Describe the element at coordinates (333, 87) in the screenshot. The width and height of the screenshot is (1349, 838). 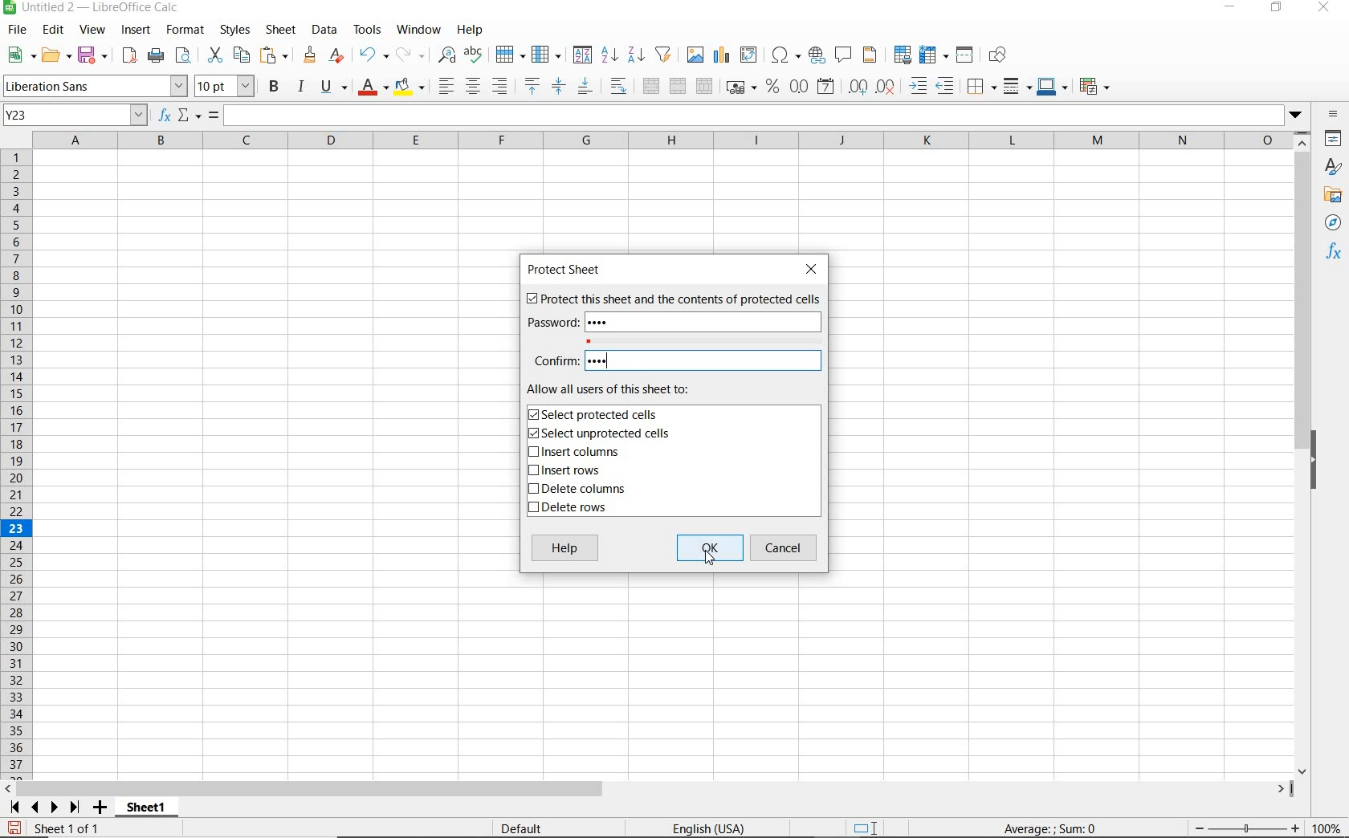
I see `UNDERLINE` at that location.